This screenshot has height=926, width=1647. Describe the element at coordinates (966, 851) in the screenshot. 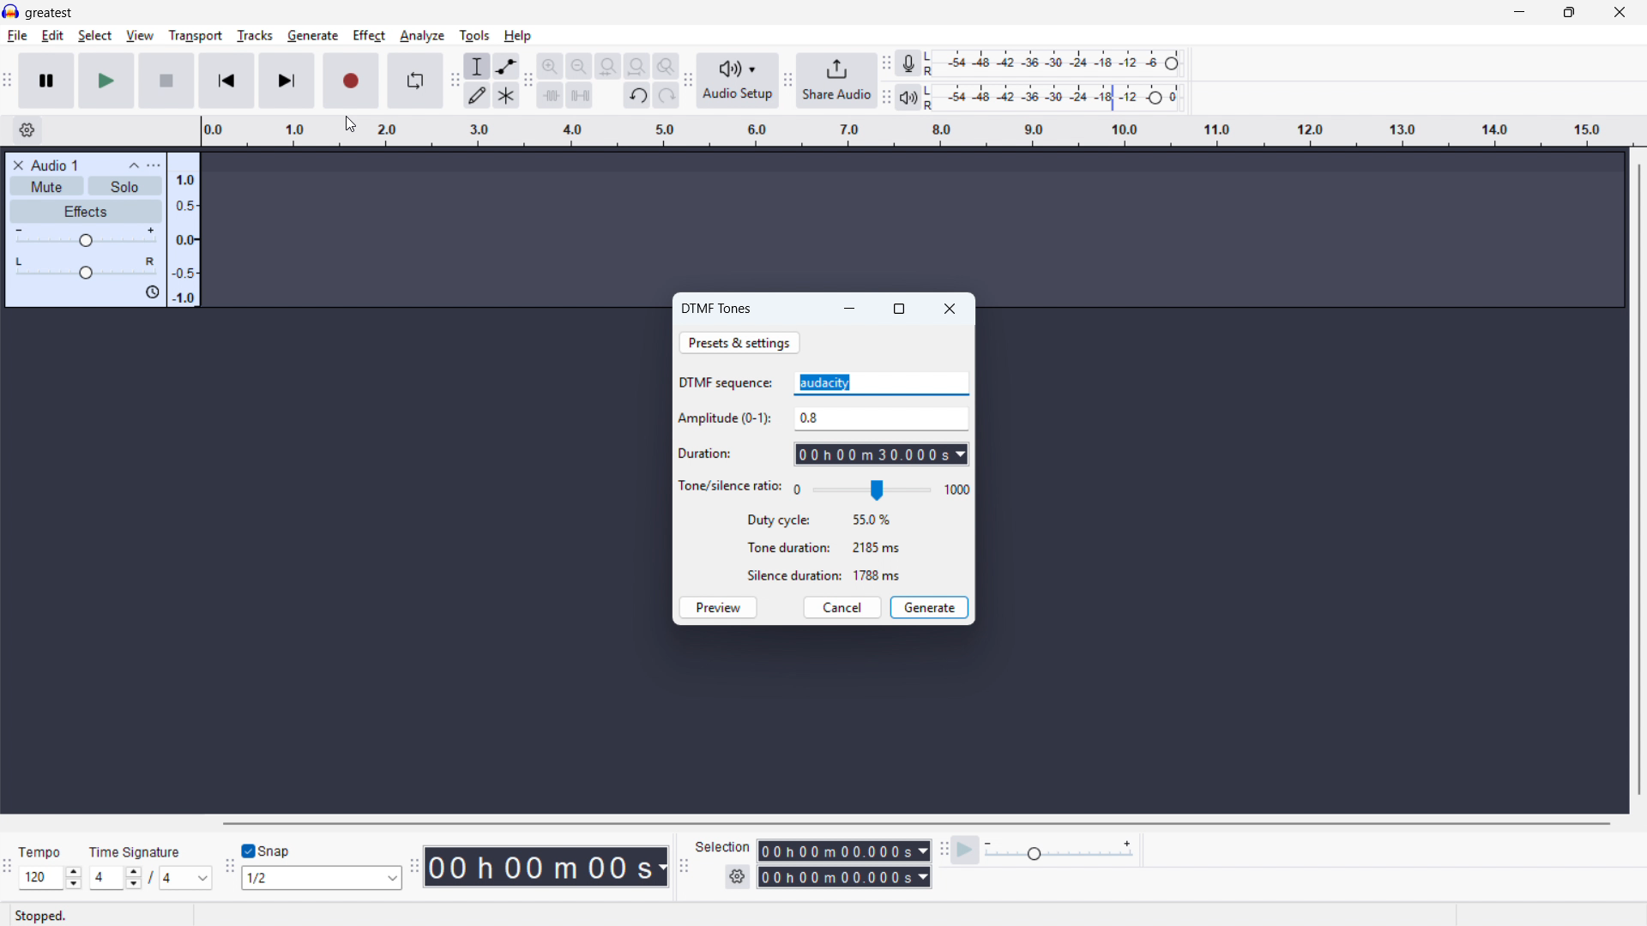

I see `Play at speed ` at that location.